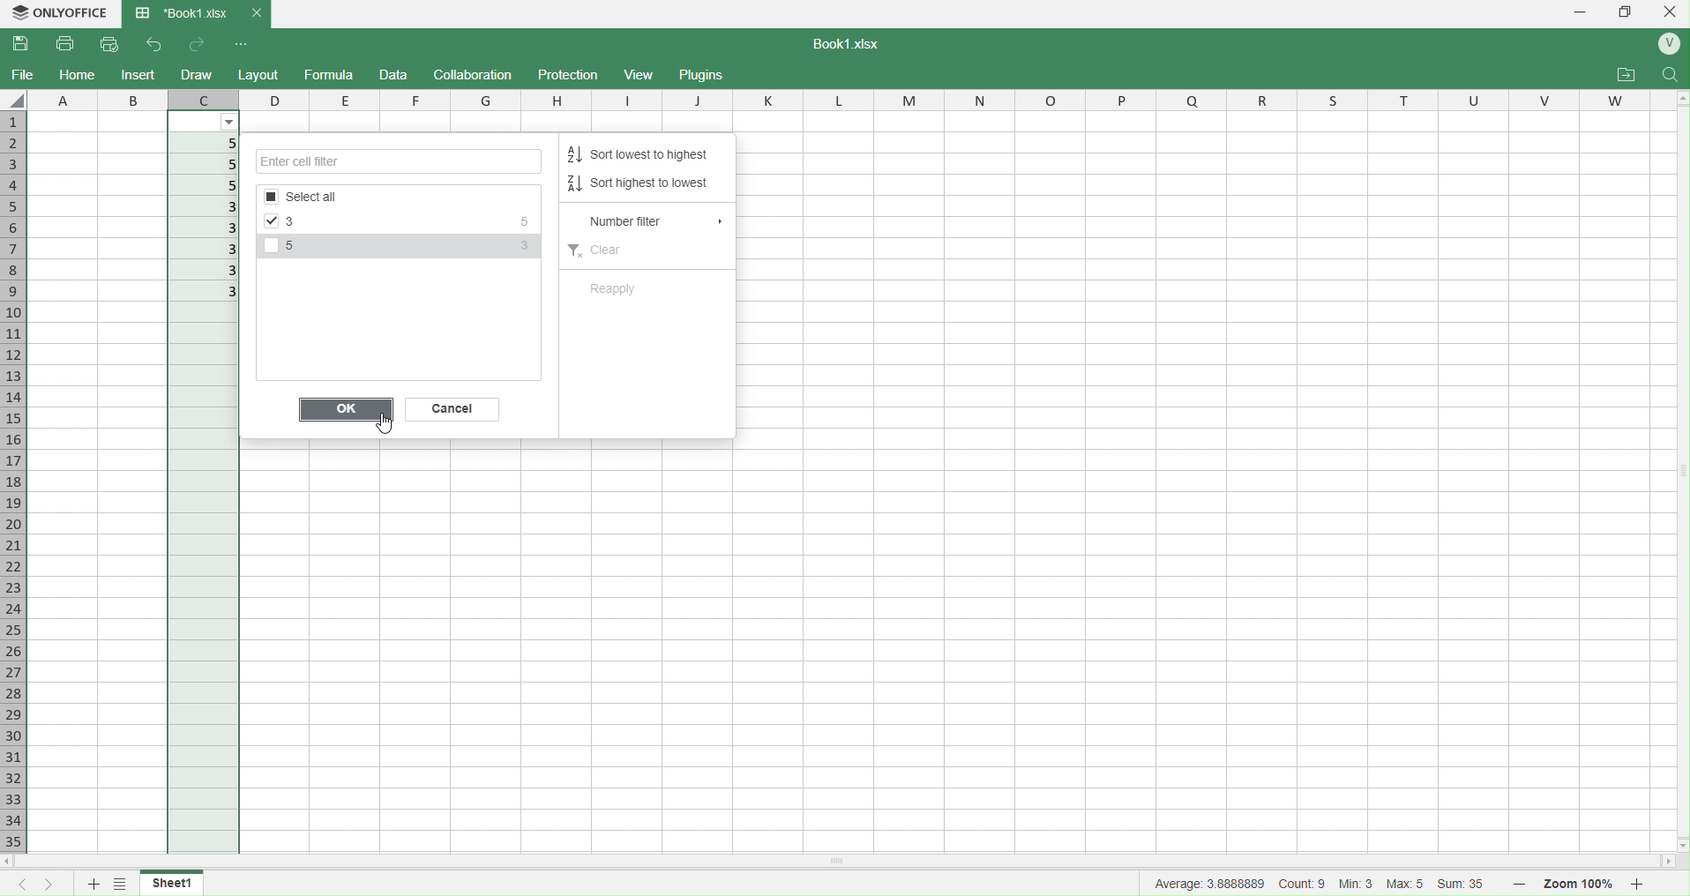 This screenshot has width=1690, height=896. What do you see at coordinates (77, 75) in the screenshot?
I see `Home` at bounding box center [77, 75].